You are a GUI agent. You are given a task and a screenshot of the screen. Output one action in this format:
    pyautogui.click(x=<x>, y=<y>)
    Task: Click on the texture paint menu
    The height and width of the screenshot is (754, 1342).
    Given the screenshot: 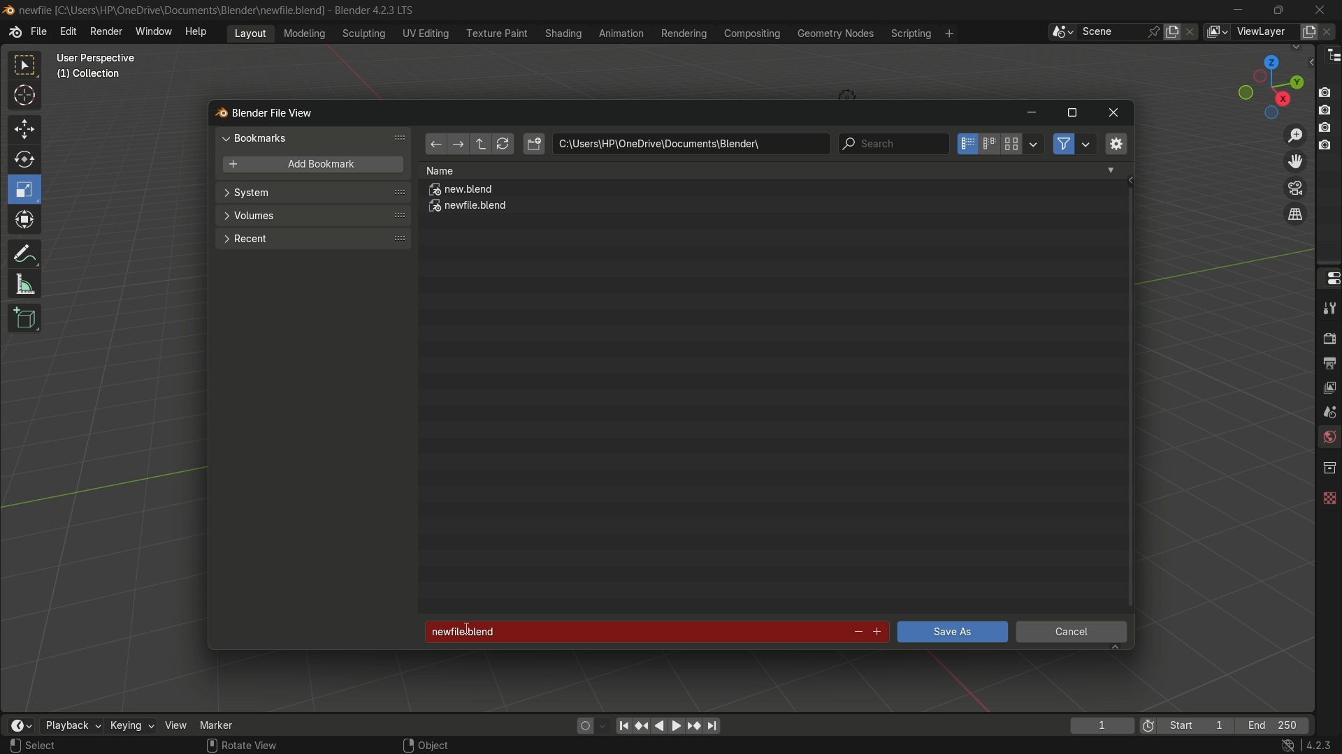 What is the action you would take?
    pyautogui.click(x=496, y=32)
    